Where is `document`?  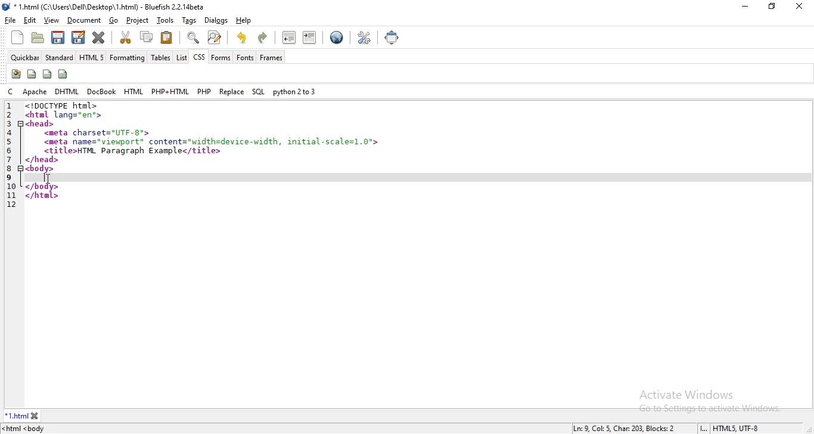
document is located at coordinates (83, 20).